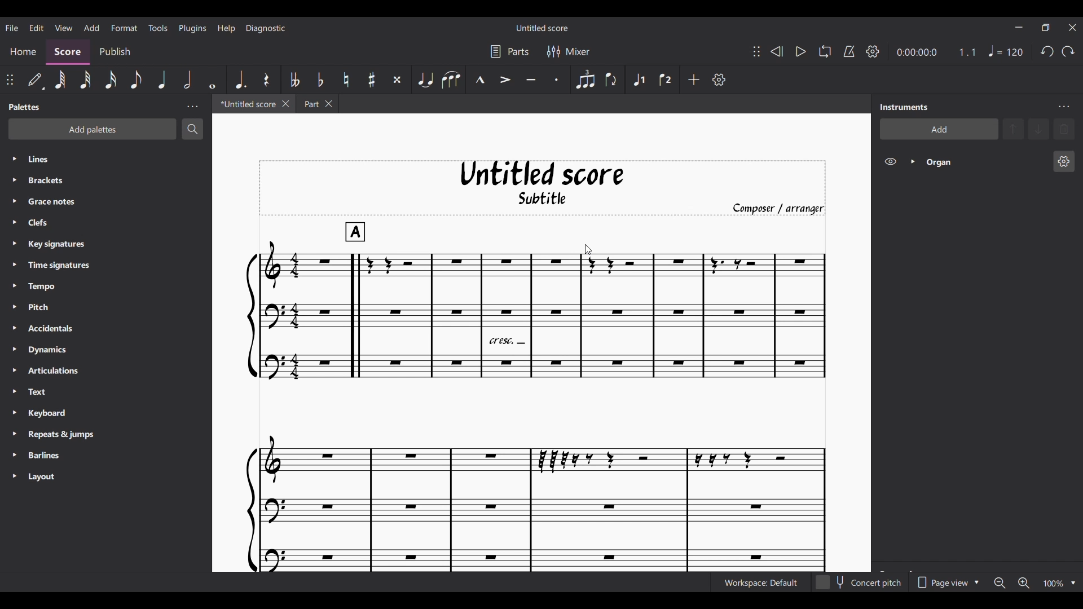 Image resolution: width=1083 pixels, height=609 pixels. Describe the element at coordinates (860, 582) in the screenshot. I see `Toggle for Concert pitch` at that location.